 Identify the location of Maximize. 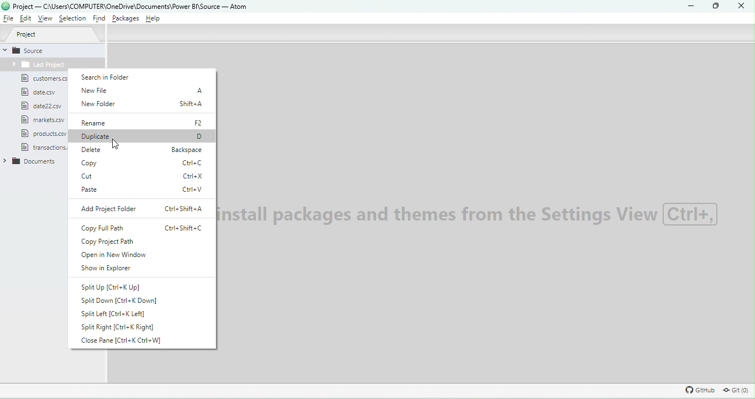
(714, 7).